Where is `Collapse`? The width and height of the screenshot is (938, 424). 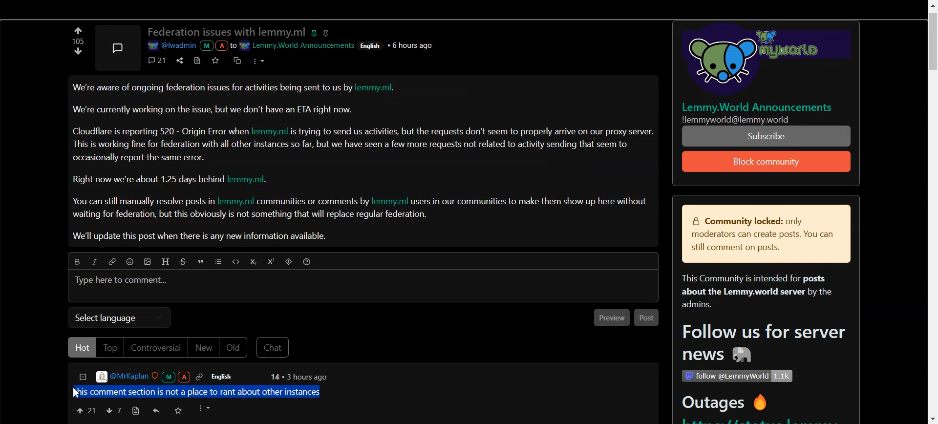
Collapse is located at coordinates (82, 378).